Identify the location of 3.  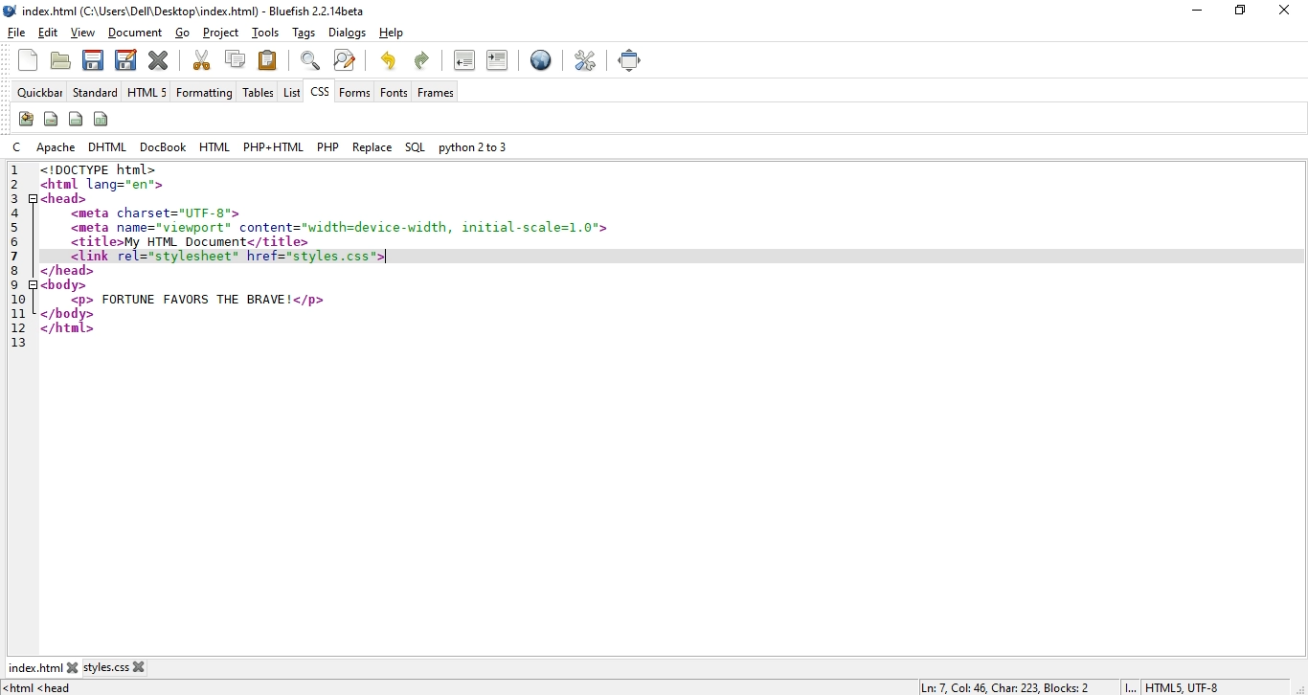
(17, 196).